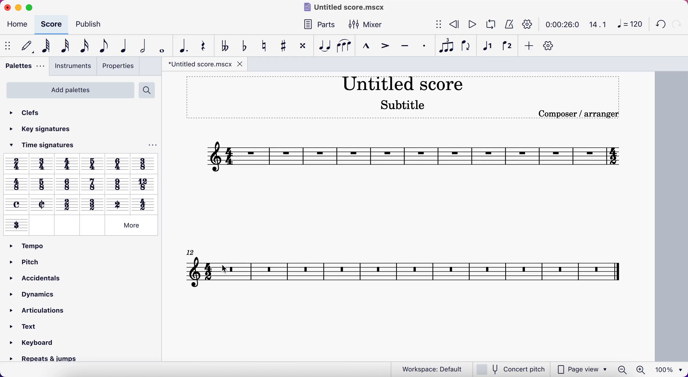  I want to click on accent, so click(384, 45).